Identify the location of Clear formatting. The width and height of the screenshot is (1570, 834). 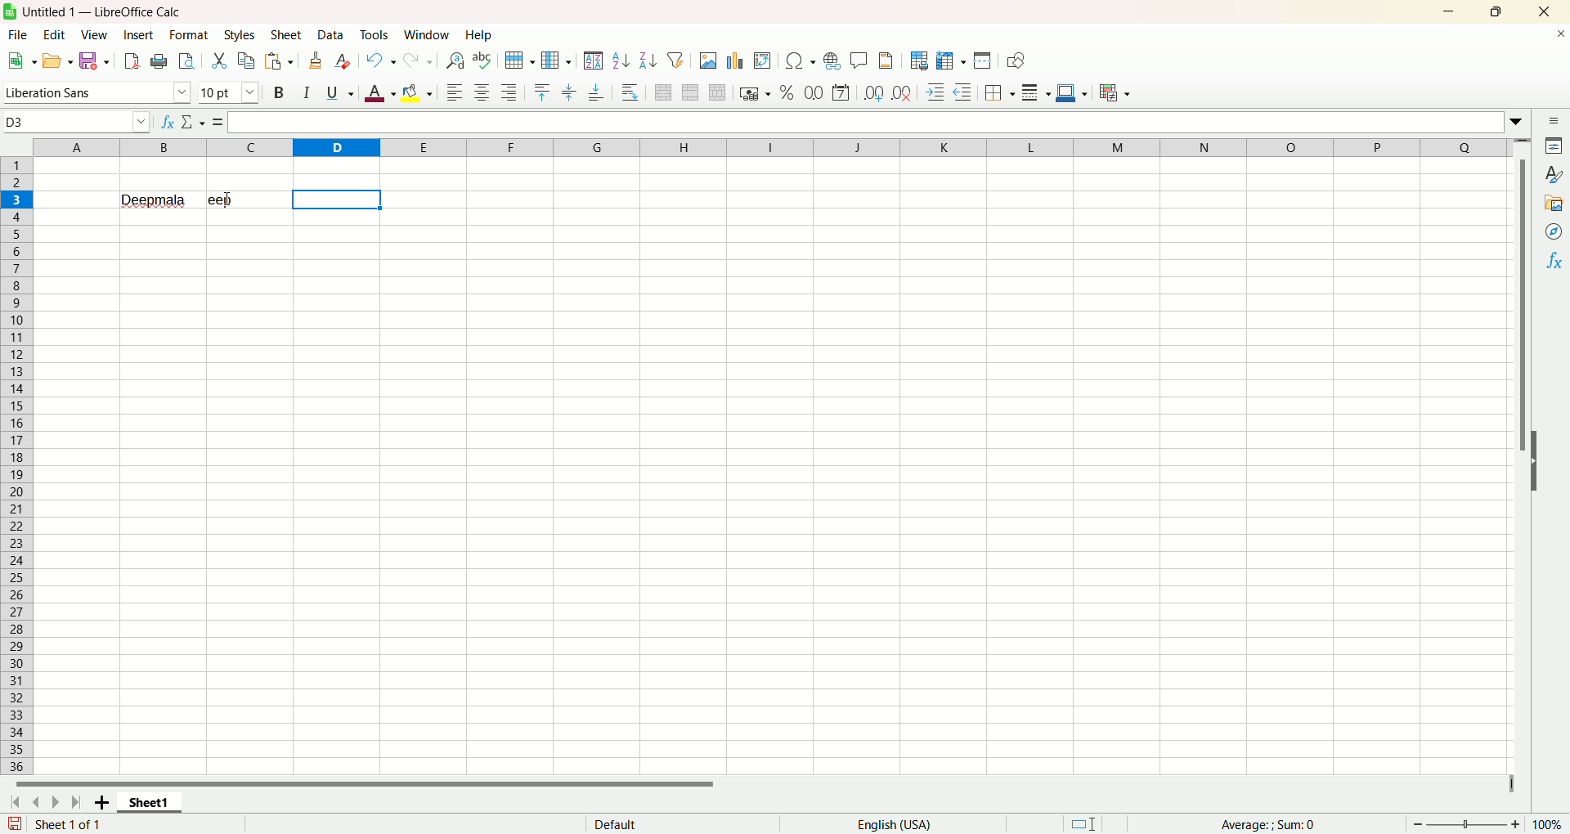
(344, 61).